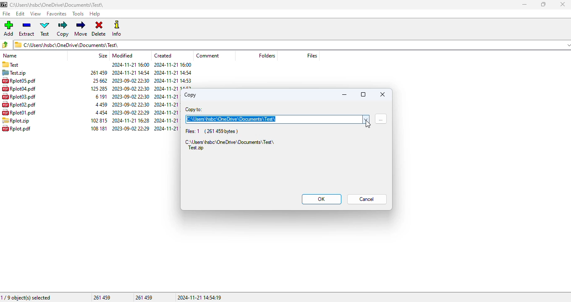 The width and height of the screenshot is (571, 302). Describe the element at coordinates (131, 96) in the screenshot. I see `modified date & time` at that location.